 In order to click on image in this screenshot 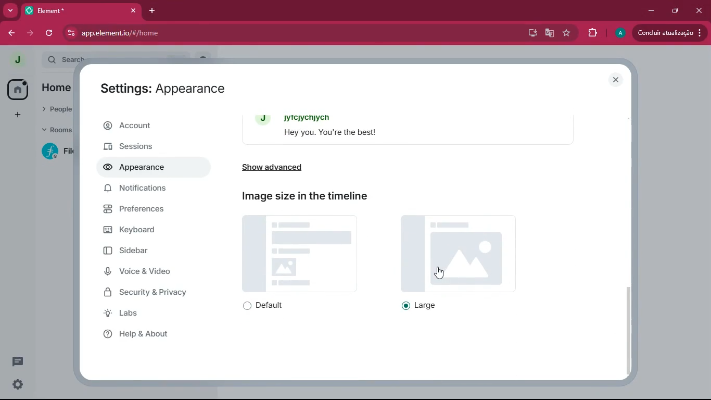, I will do `click(300, 253)`.